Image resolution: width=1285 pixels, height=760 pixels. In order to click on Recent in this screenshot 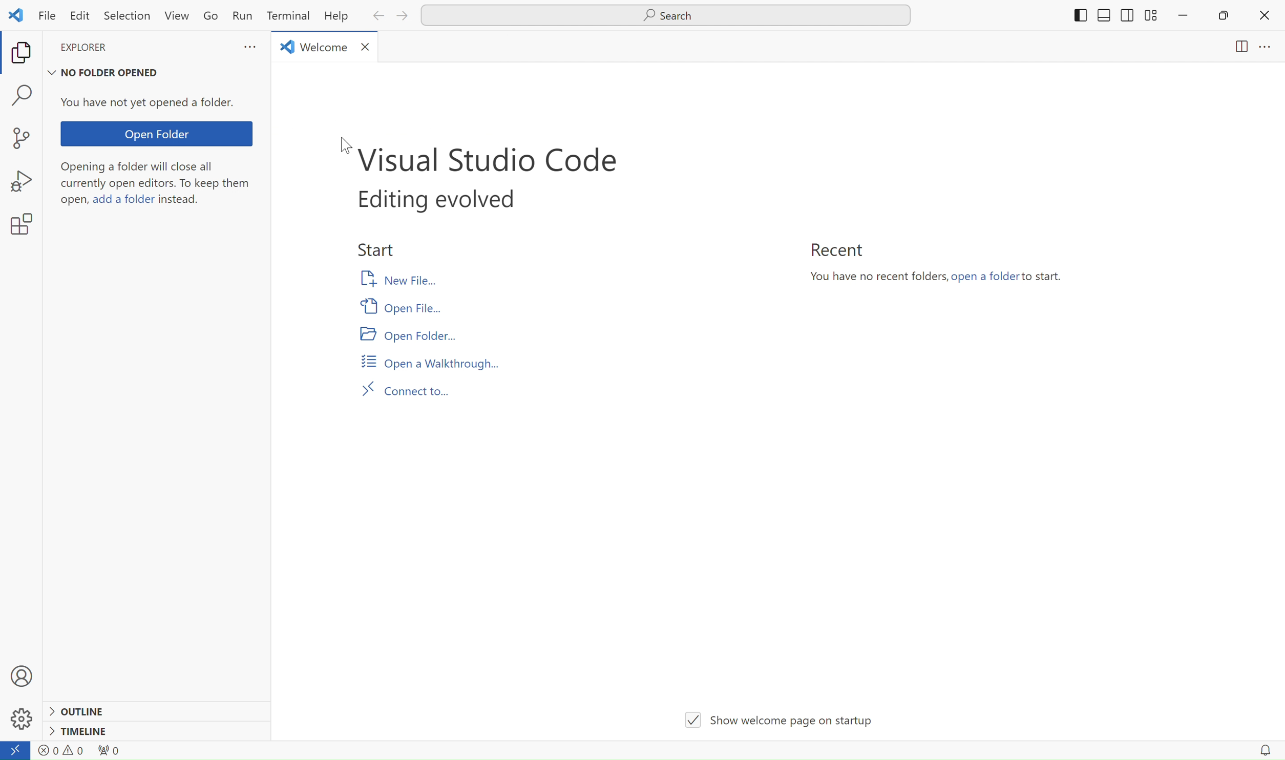, I will do `click(839, 249)`.